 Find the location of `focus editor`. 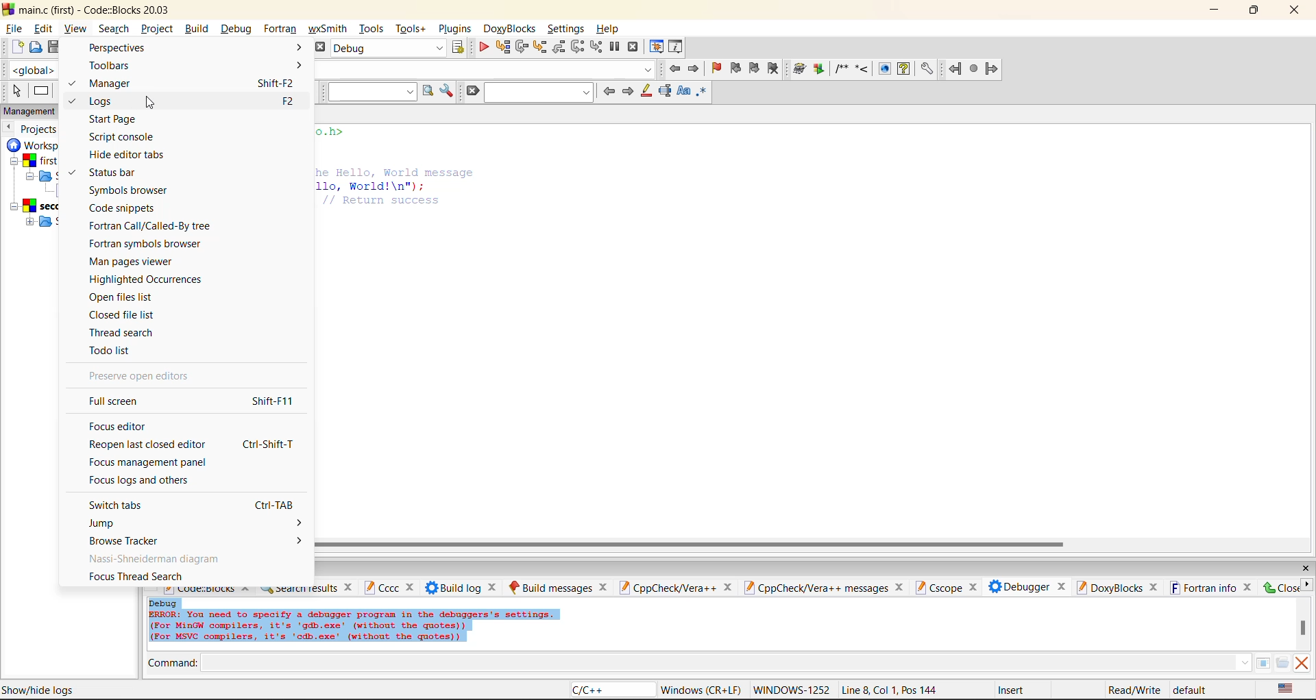

focus editor is located at coordinates (116, 427).